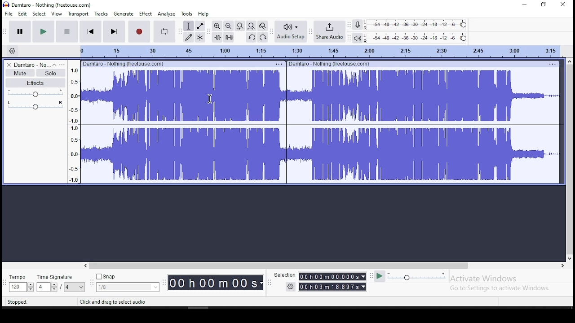 The image size is (575, 323). Describe the element at coordinates (62, 64) in the screenshot. I see `open menu` at that location.